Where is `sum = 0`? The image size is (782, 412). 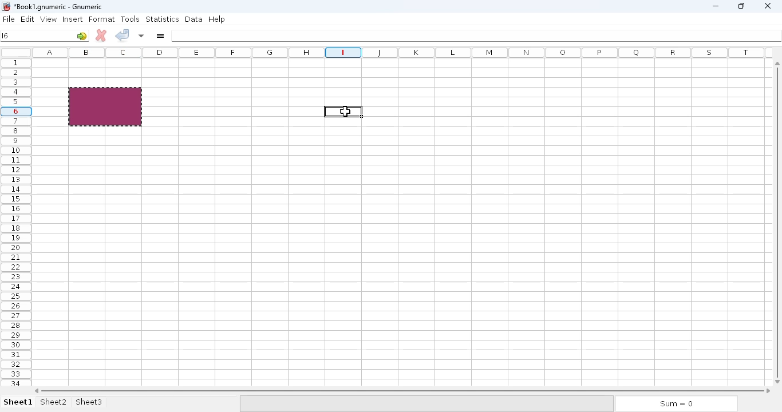 sum = 0 is located at coordinates (675, 404).